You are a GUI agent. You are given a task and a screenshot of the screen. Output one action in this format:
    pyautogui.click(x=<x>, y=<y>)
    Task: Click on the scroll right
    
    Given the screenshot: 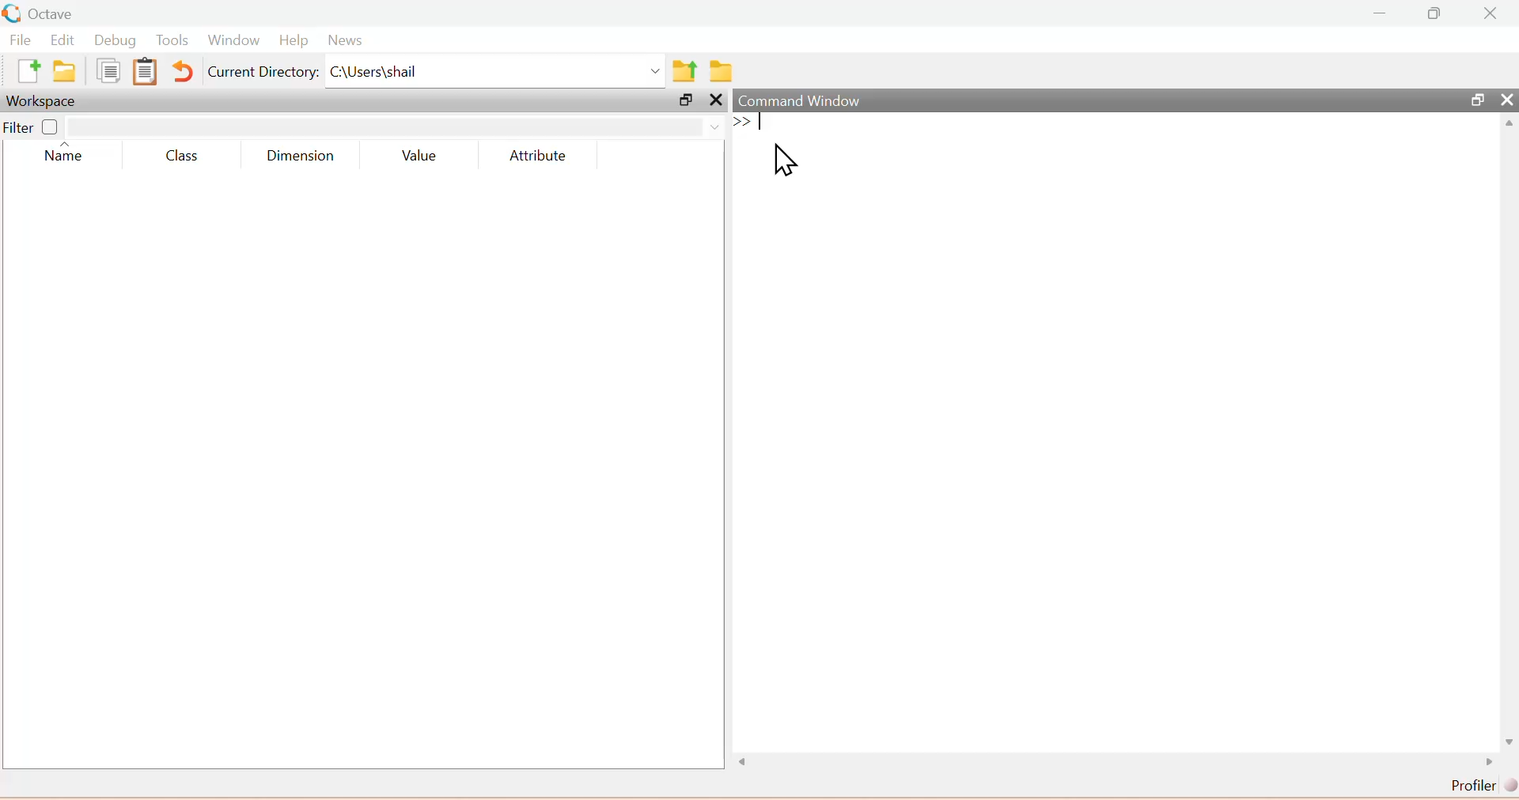 What is the action you would take?
    pyautogui.click(x=1490, y=763)
    